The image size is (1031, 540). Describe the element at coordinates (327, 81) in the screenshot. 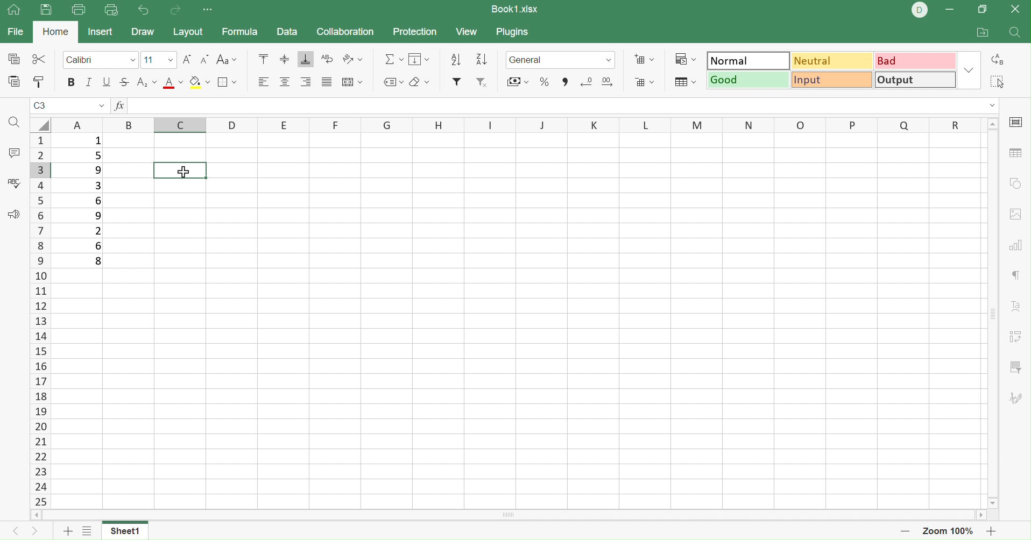

I see `Justified` at that location.